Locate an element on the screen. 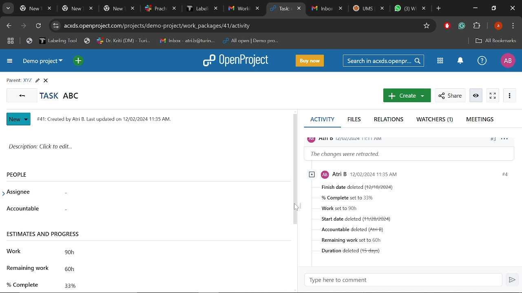 The width and height of the screenshot is (522, 293). Total work is located at coordinates (167, 251).